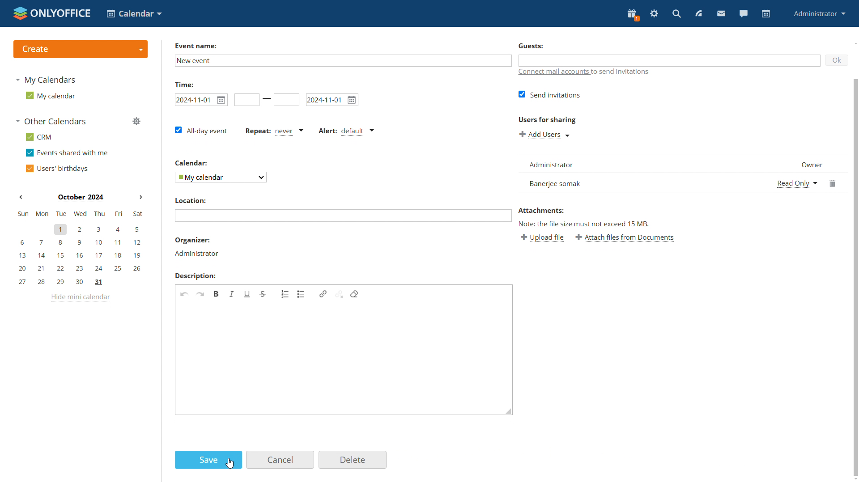 Image resolution: width=859 pixels, height=483 pixels. I want to click on present, so click(633, 14).